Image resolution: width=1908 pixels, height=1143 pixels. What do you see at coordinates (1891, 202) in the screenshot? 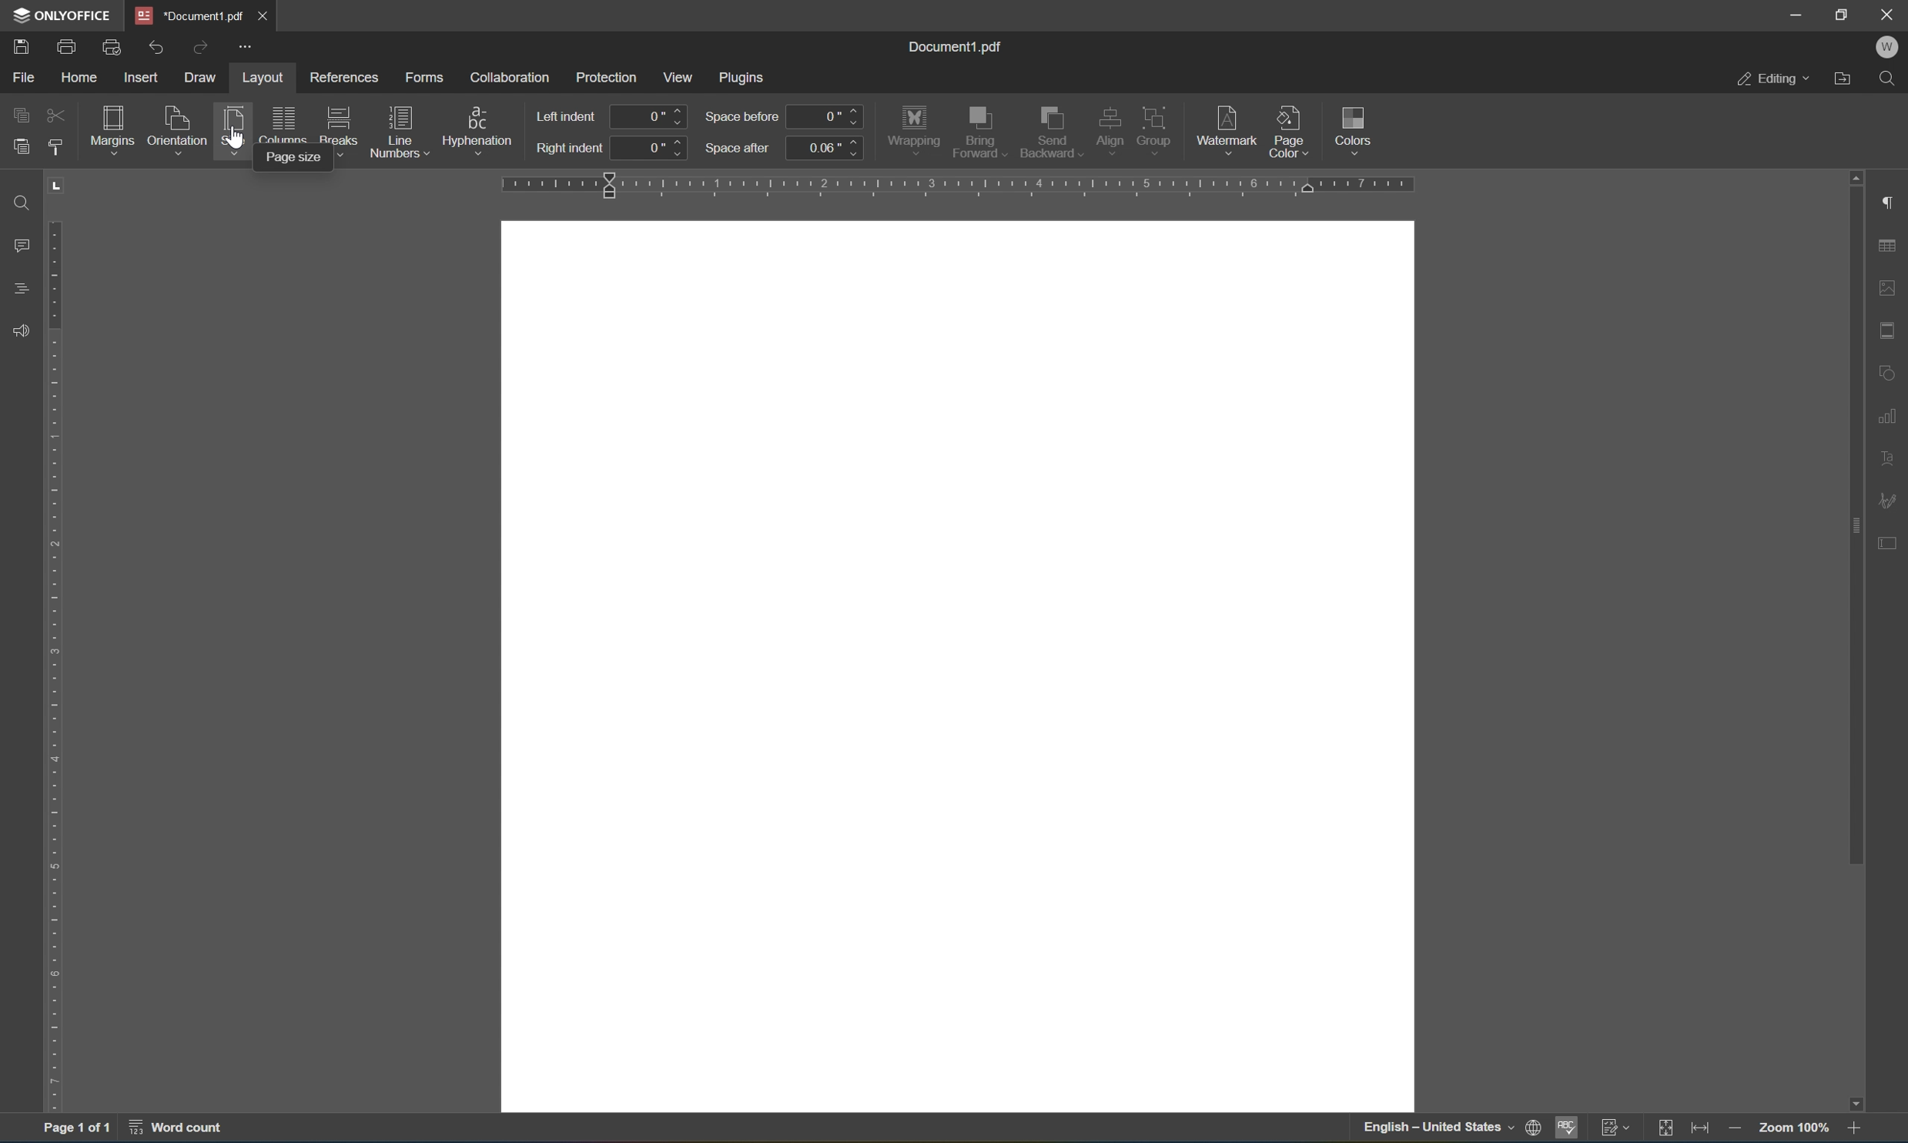
I see `paragraph settings` at bounding box center [1891, 202].